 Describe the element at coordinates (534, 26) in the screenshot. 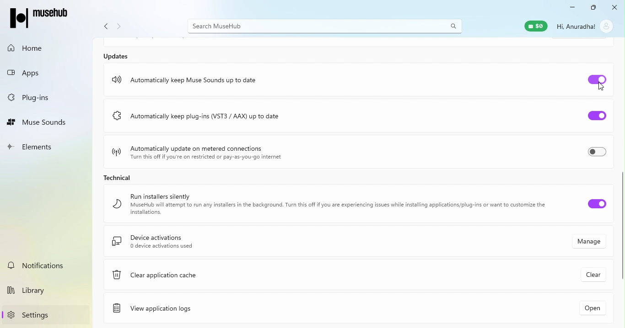

I see `Muse wallet` at that location.